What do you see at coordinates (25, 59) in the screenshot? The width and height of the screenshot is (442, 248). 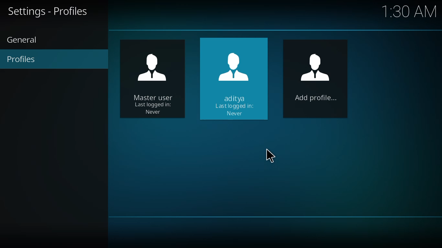 I see `profiles` at bounding box center [25, 59].